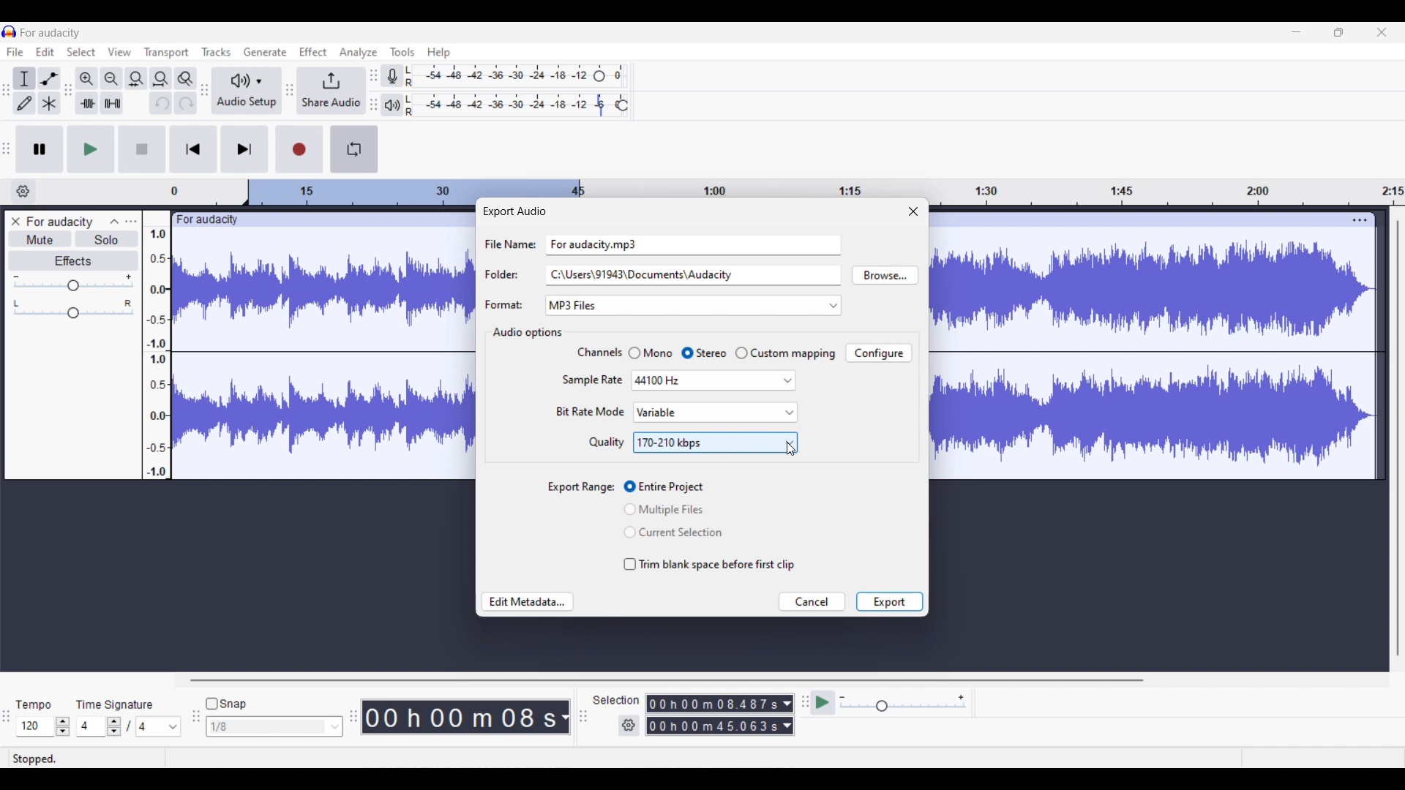 Image resolution: width=1405 pixels, height=790 pixels. Describe the element at coordinates (63, 726) in the screenshot. I see `Increase/Decrease tempo` at that location.